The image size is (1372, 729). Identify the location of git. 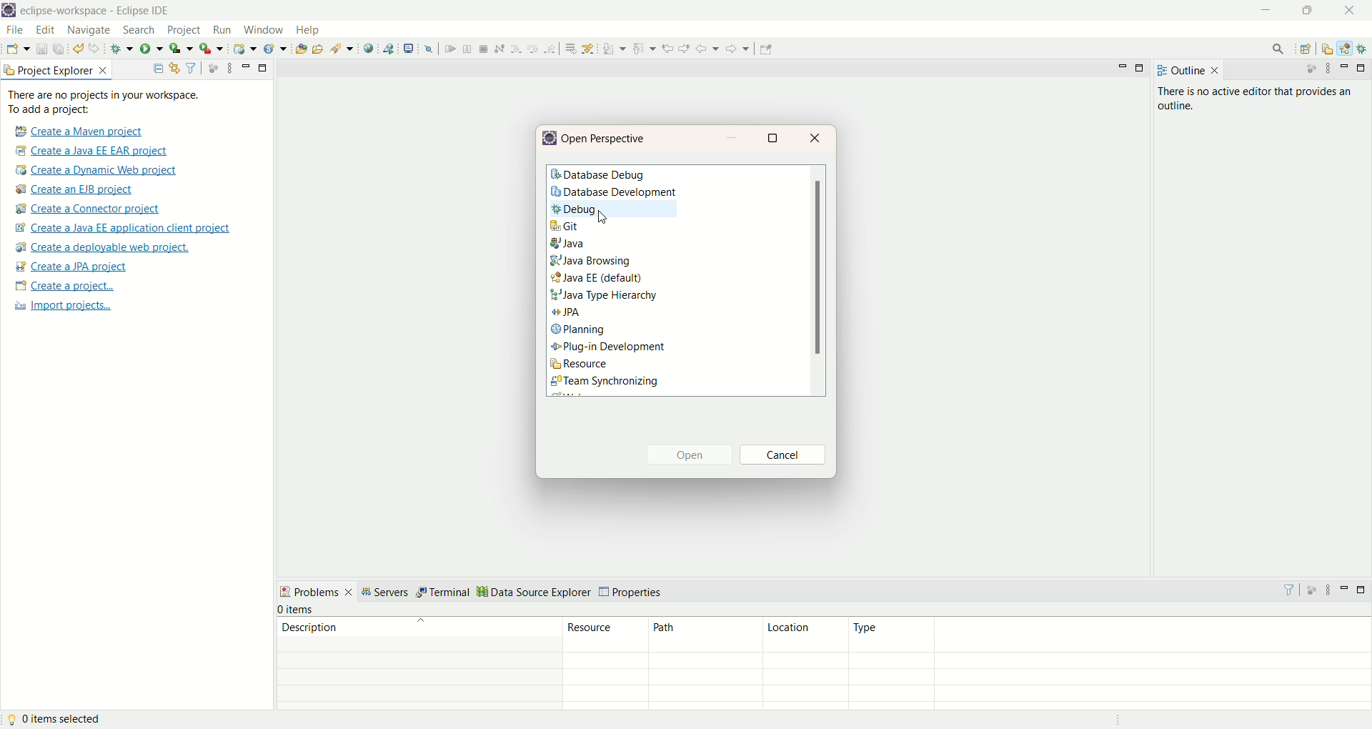
(565, 226).